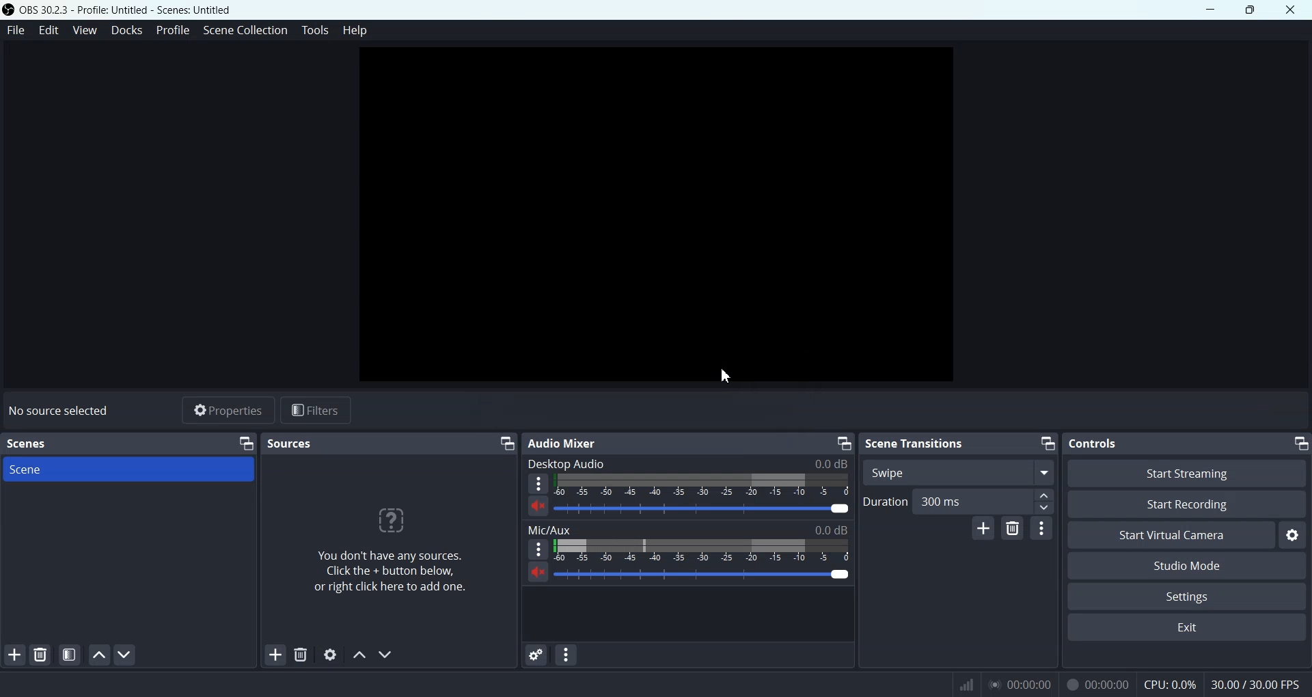 The width and height of the screenshot is (1312, 697). What do you see at coordinates (982, 528) in the screenshot?
I see `Add configurable Transition` at bounding box center [982, 528].